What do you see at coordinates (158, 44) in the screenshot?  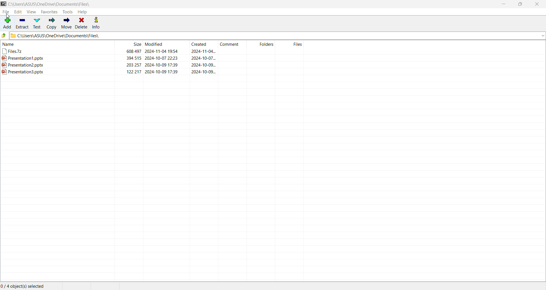 I see `Modified` at bounding box center [158, 44].